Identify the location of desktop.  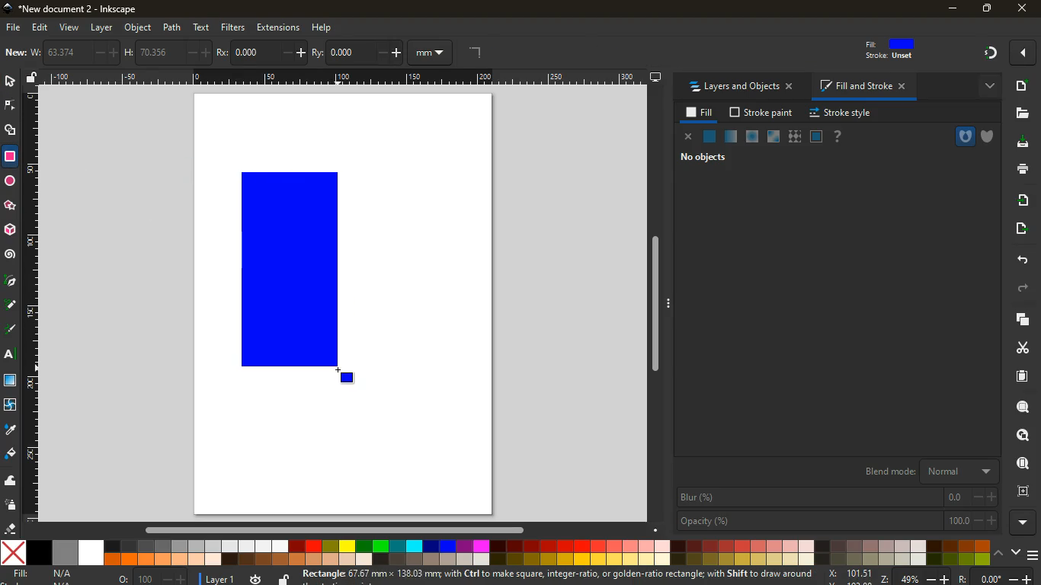
(655, 77).